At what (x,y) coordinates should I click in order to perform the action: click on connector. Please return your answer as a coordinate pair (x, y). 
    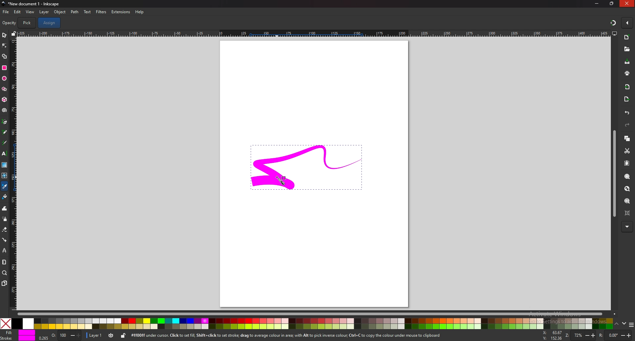
    Looking at the image, I should click on (5, 240).